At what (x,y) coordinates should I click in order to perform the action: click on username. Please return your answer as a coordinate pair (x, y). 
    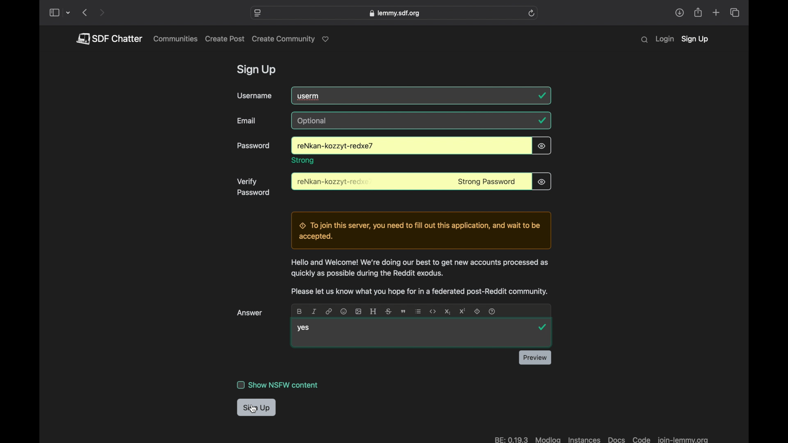
    Looking at the image, I should click on (254, 96).